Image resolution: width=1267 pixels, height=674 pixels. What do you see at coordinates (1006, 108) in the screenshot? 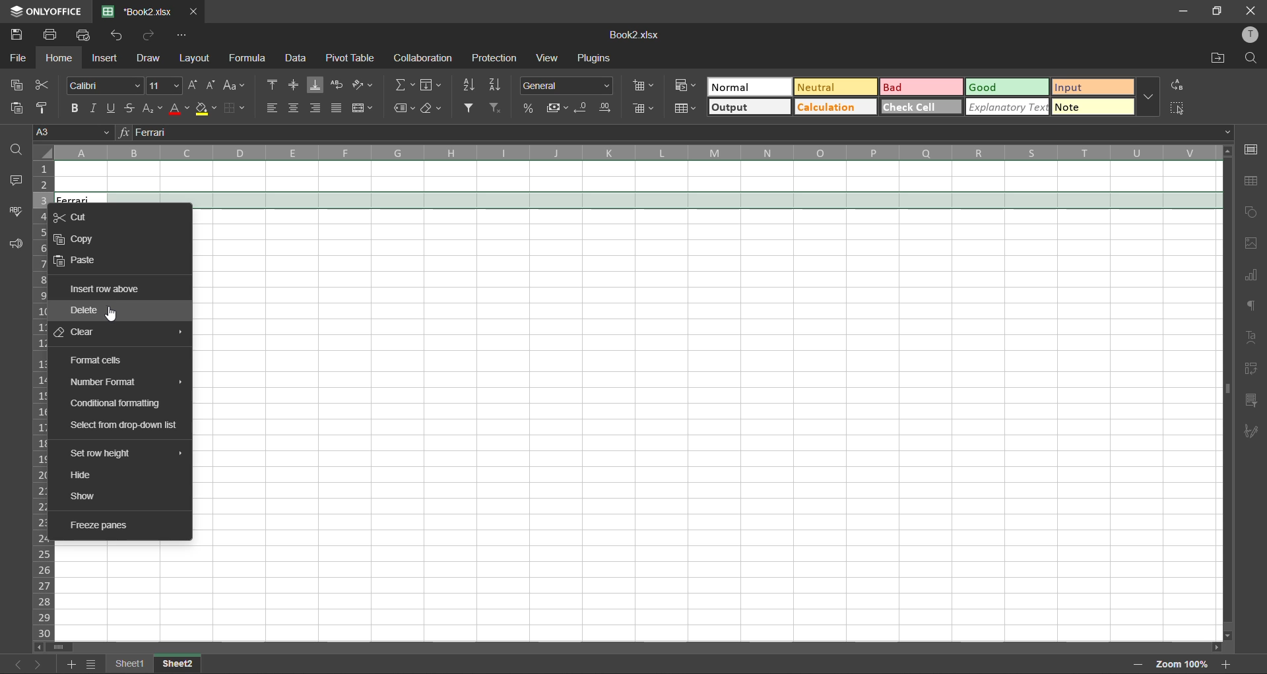
I see `explanatory text` at bounding box center [1006, 108].